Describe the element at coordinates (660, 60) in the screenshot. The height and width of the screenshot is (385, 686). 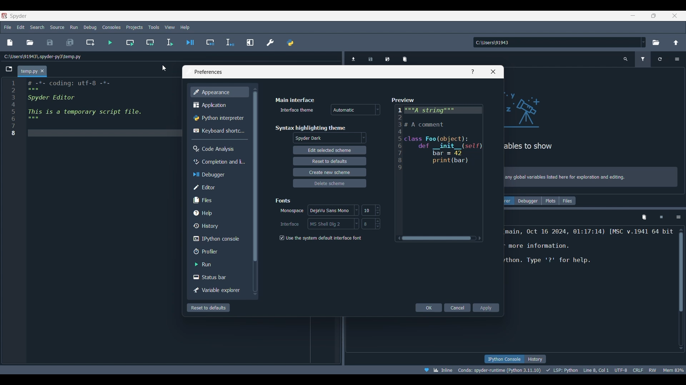
I see `Refresh variables` at that location.